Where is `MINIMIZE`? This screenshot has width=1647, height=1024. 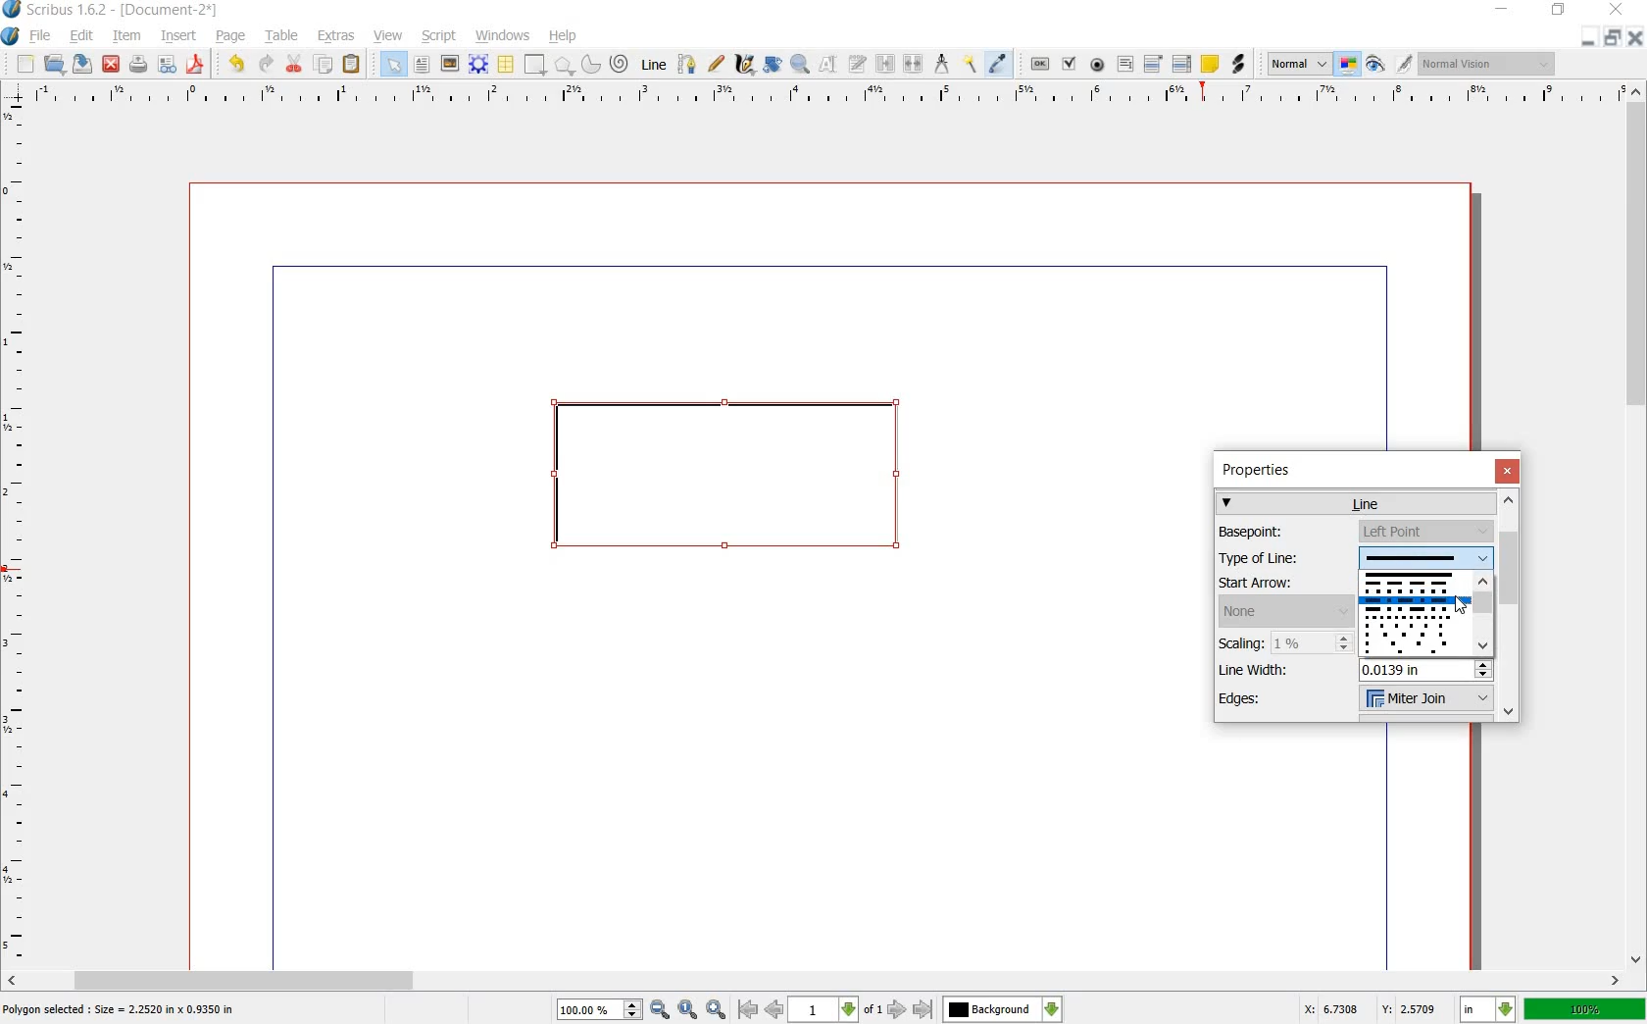
MINIMIZE is located at coordinates (1591, 37).